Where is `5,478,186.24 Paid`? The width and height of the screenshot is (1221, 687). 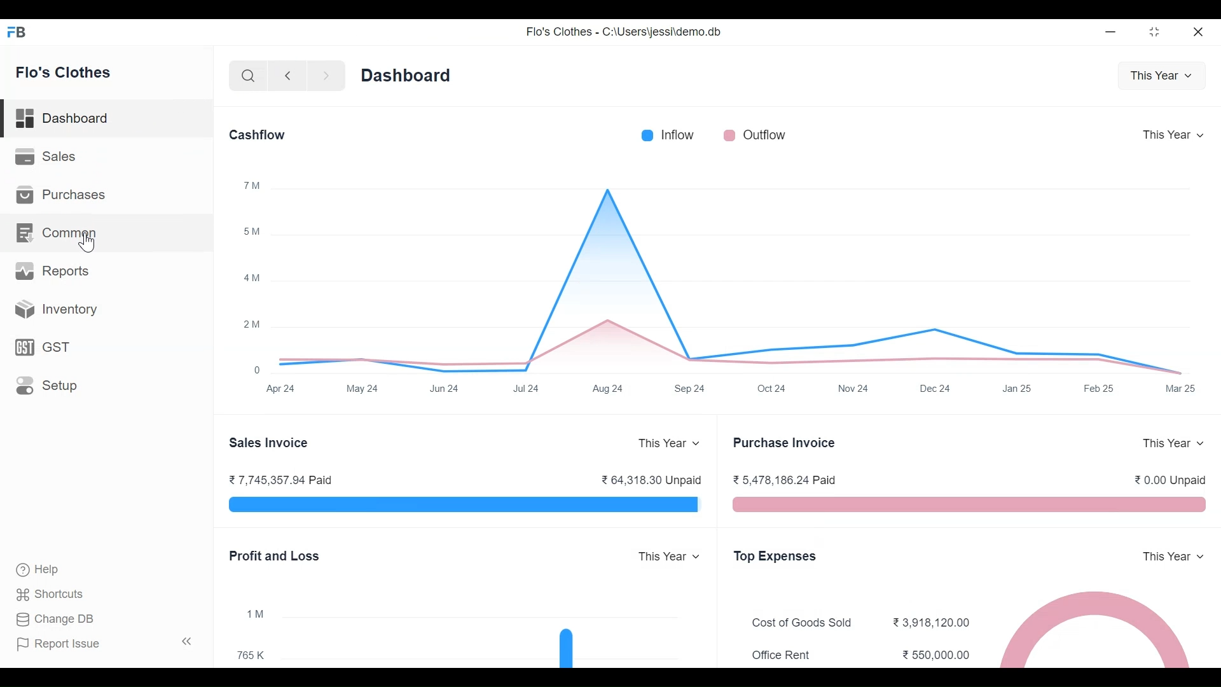
5,478,186.24 Paid is located at coordinates (783, 479).